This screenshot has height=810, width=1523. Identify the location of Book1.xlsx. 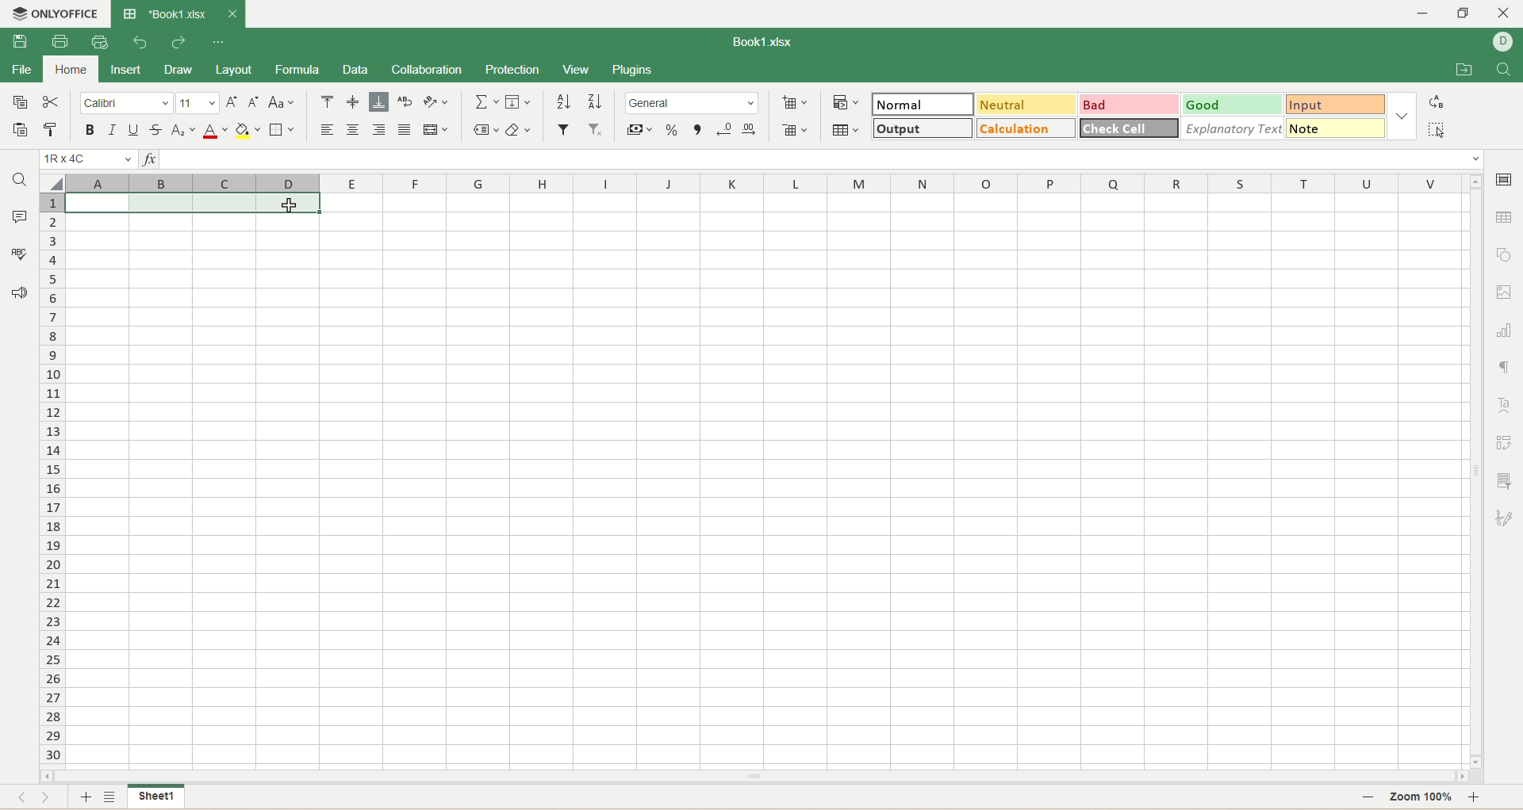
(757, 40).